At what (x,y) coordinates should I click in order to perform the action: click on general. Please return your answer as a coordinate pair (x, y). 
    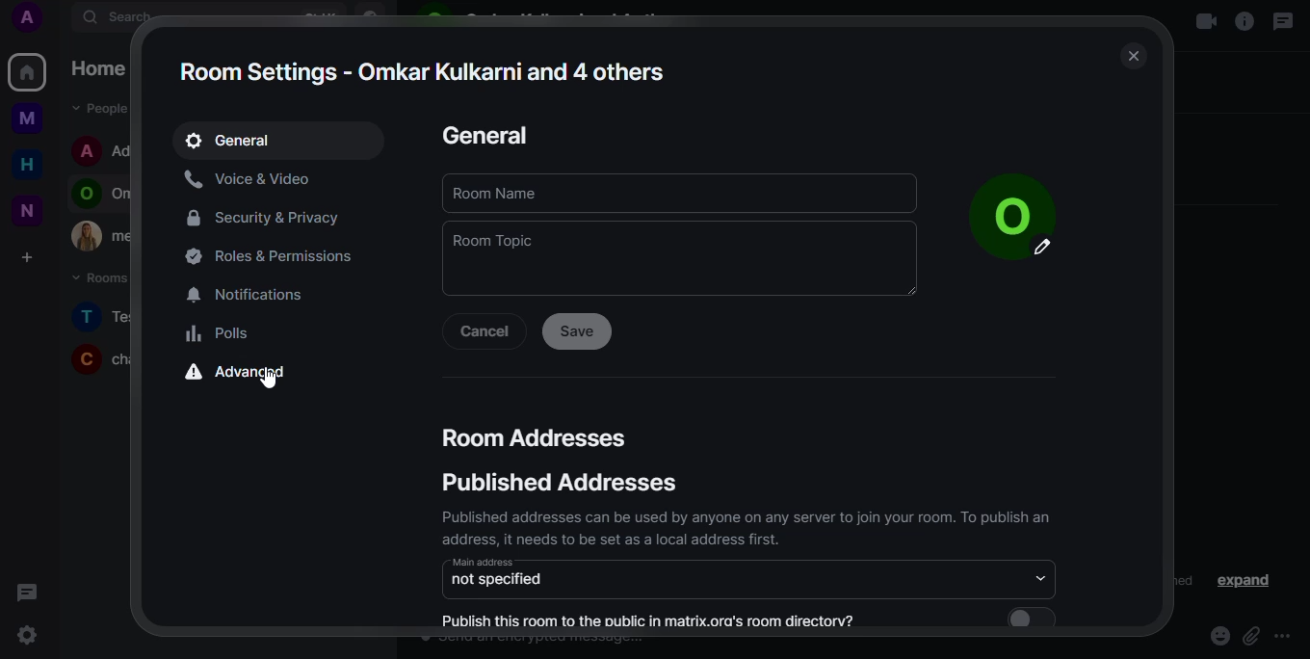
    Looking at the image, I should click on (486, 135).